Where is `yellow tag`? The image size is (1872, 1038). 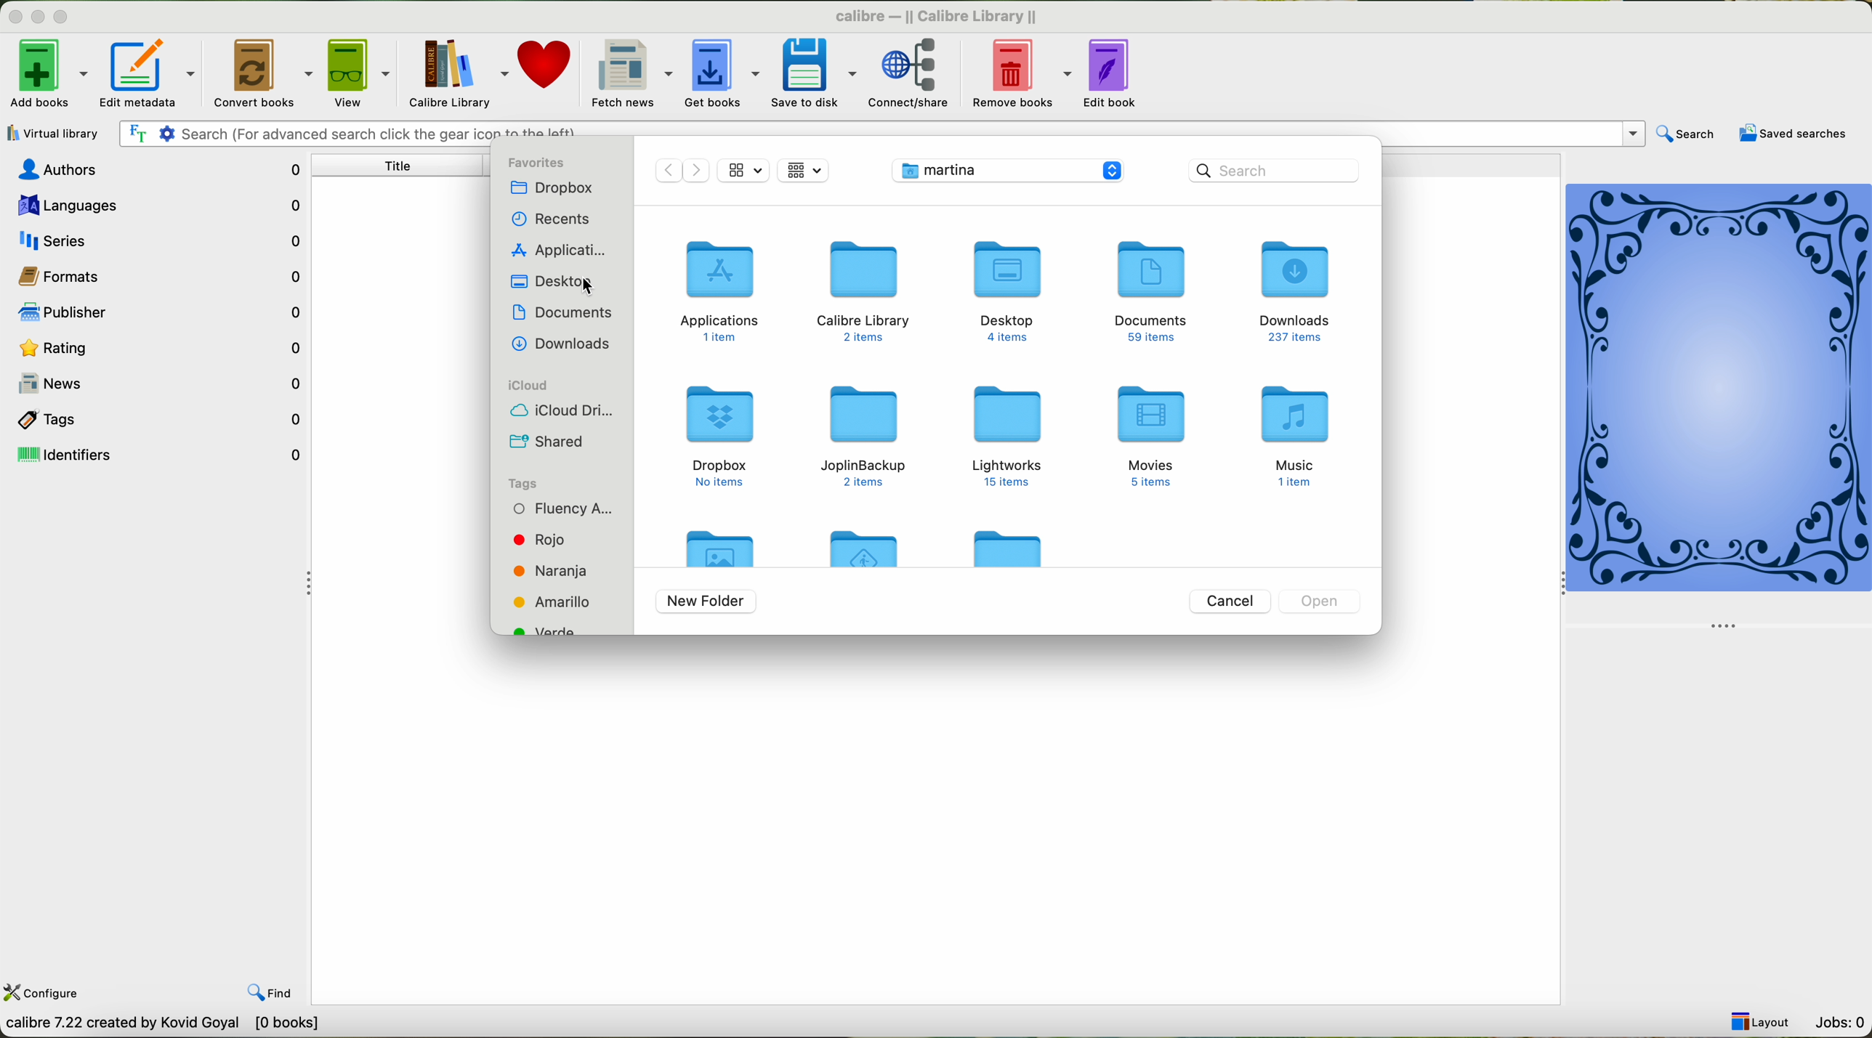 yellow tag is located at coordinates (554, 602).